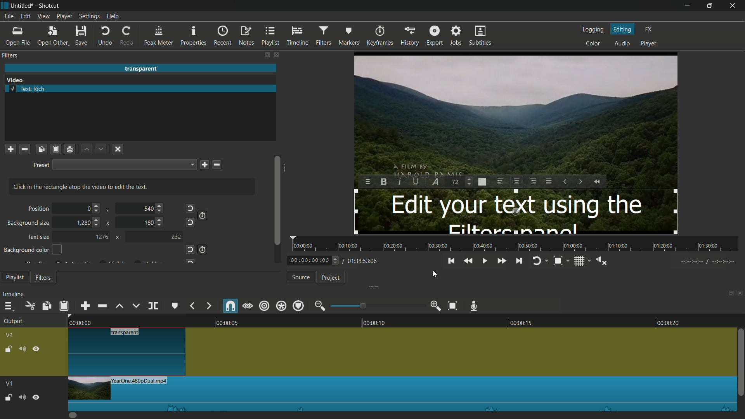 The height and width of the screenshot is (419, 745). I want to click on deselect the filter, so click(118, 149).